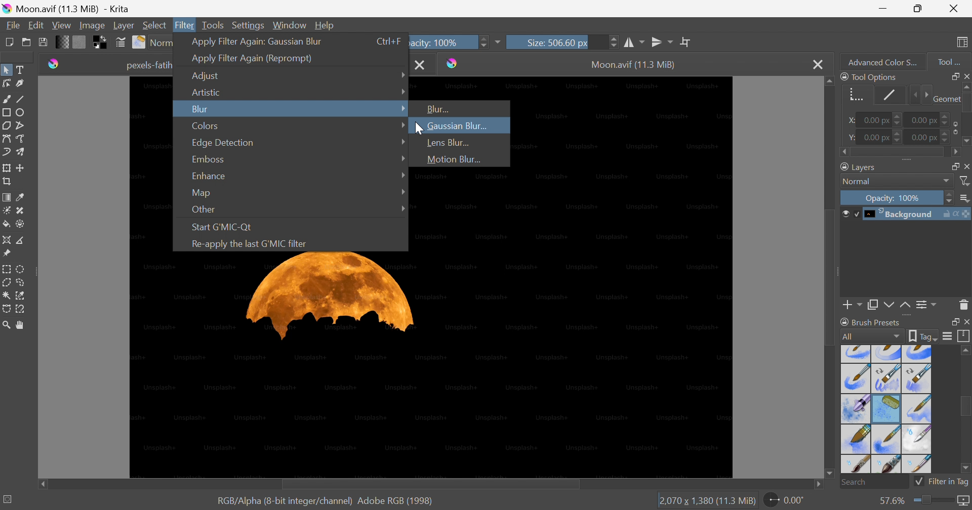 Image resolution: width=972 pixels, height=510 pixels. I want to click on Open and existing document, so click(27, 42).